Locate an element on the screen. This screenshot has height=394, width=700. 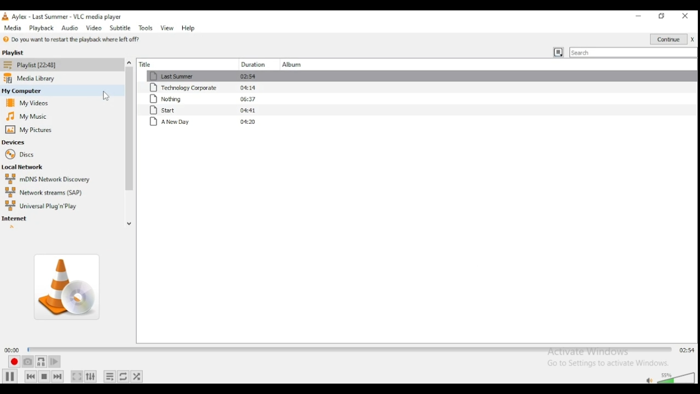
continue is located at coordinates (673, 38).